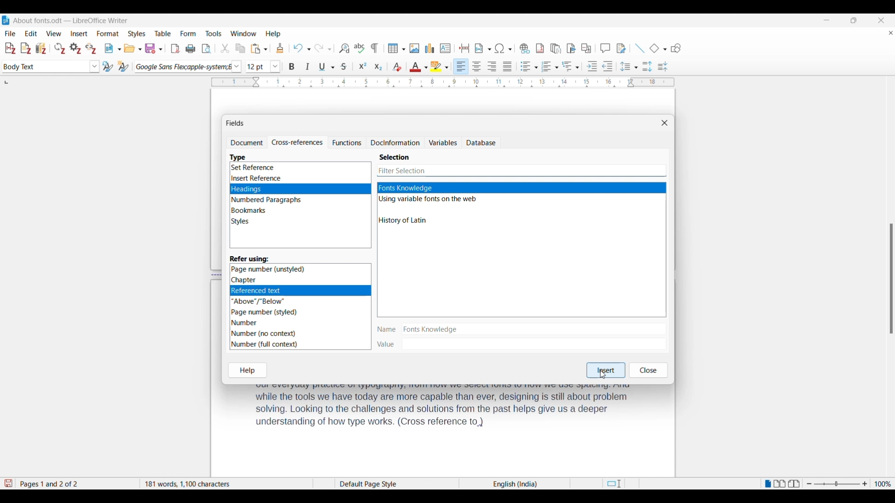  Describe the element at coordinates (280, 48) in the screenshot. I see `Clone formatting` at that location.